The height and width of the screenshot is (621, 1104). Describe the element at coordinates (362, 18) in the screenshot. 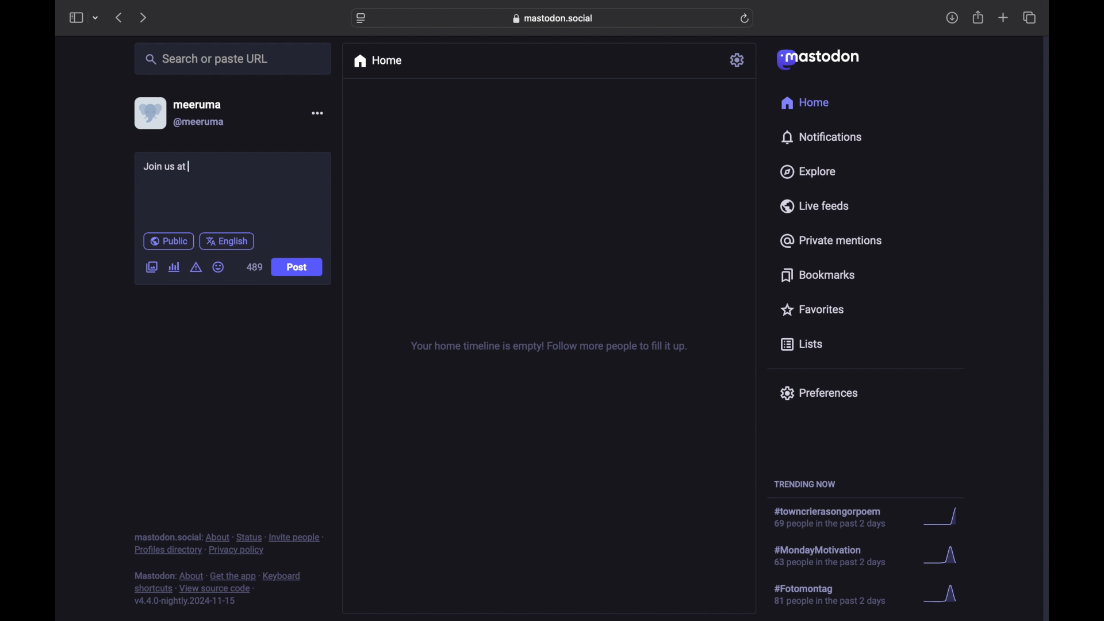

I see `website settings` at that location.